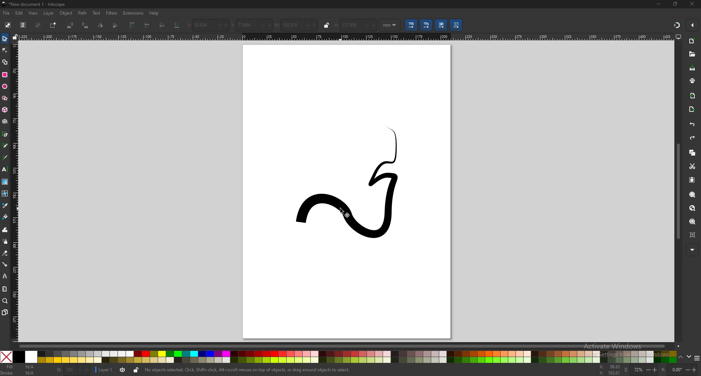 The width and height of the screenshot is (701, 376). Describe the element at coordinates (691, 54) in the screenshot. I see `open` at that location.